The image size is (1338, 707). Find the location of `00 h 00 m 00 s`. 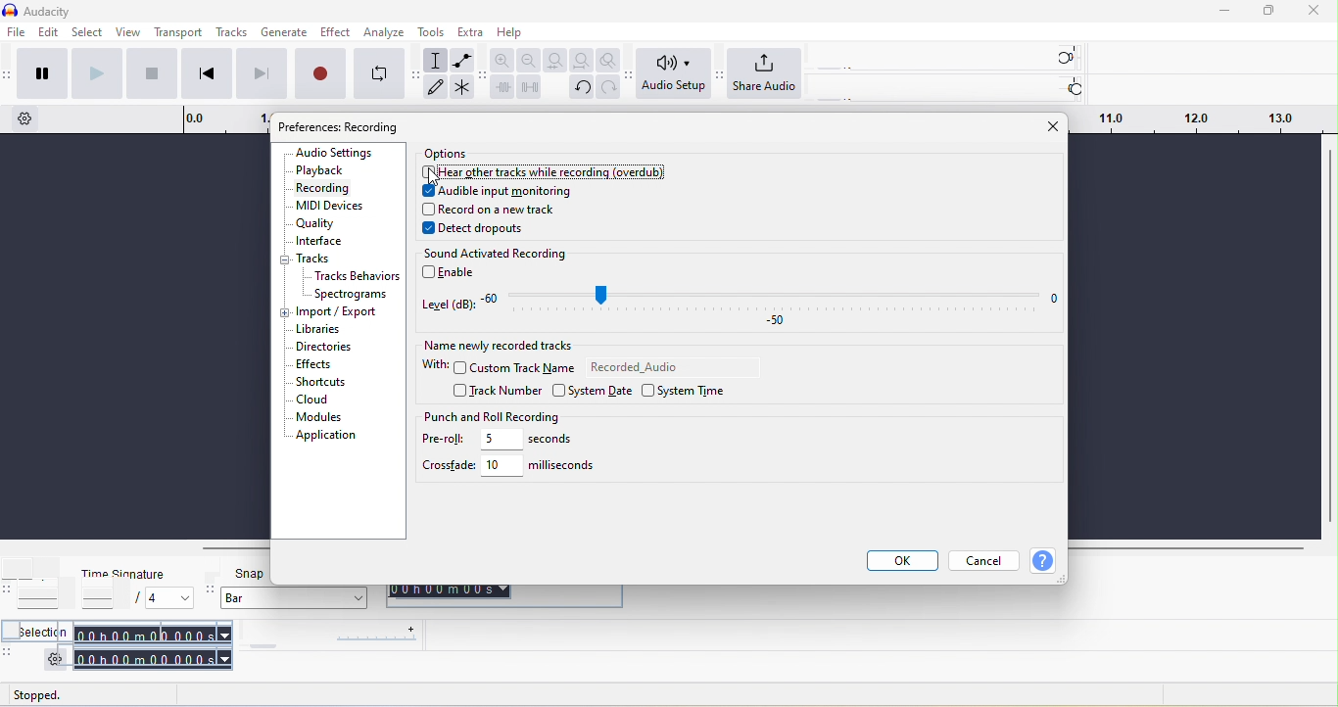

00 h 00 m 00 s is located at coordinates (153, 646).